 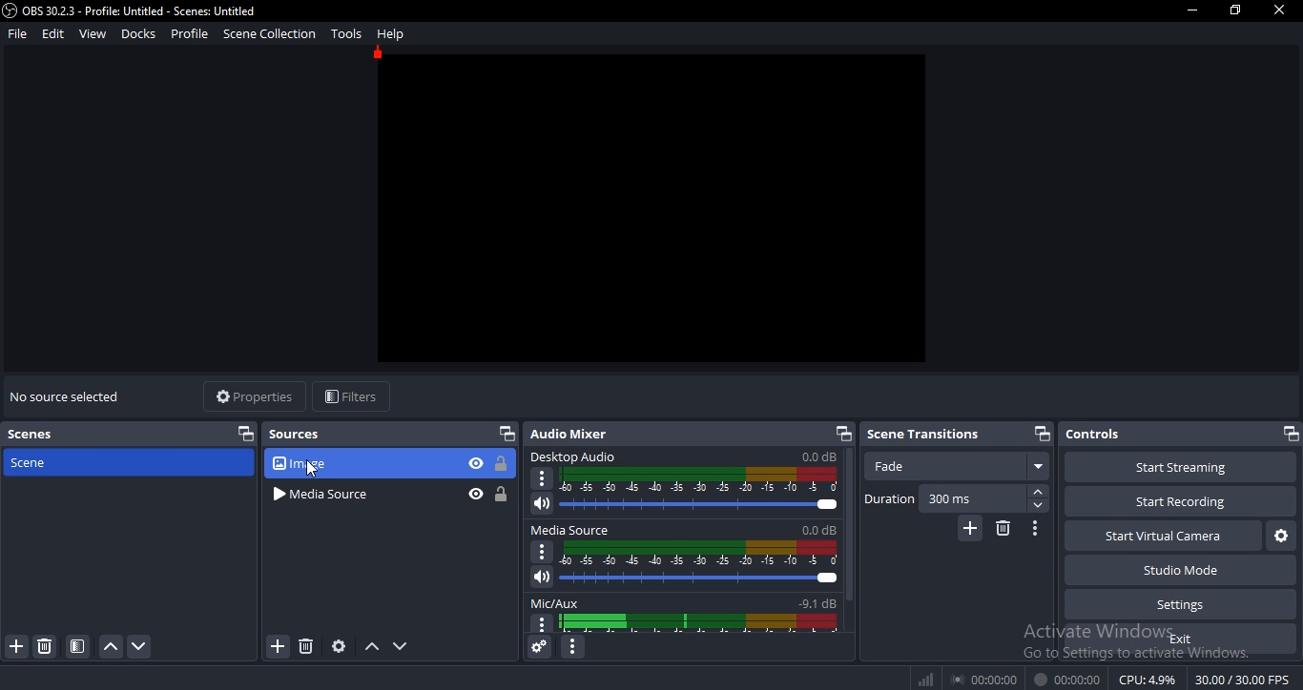 What do you see at coordinates (685, 531) in the screenshot?
I see `media source` at bounding box center [685, 531].